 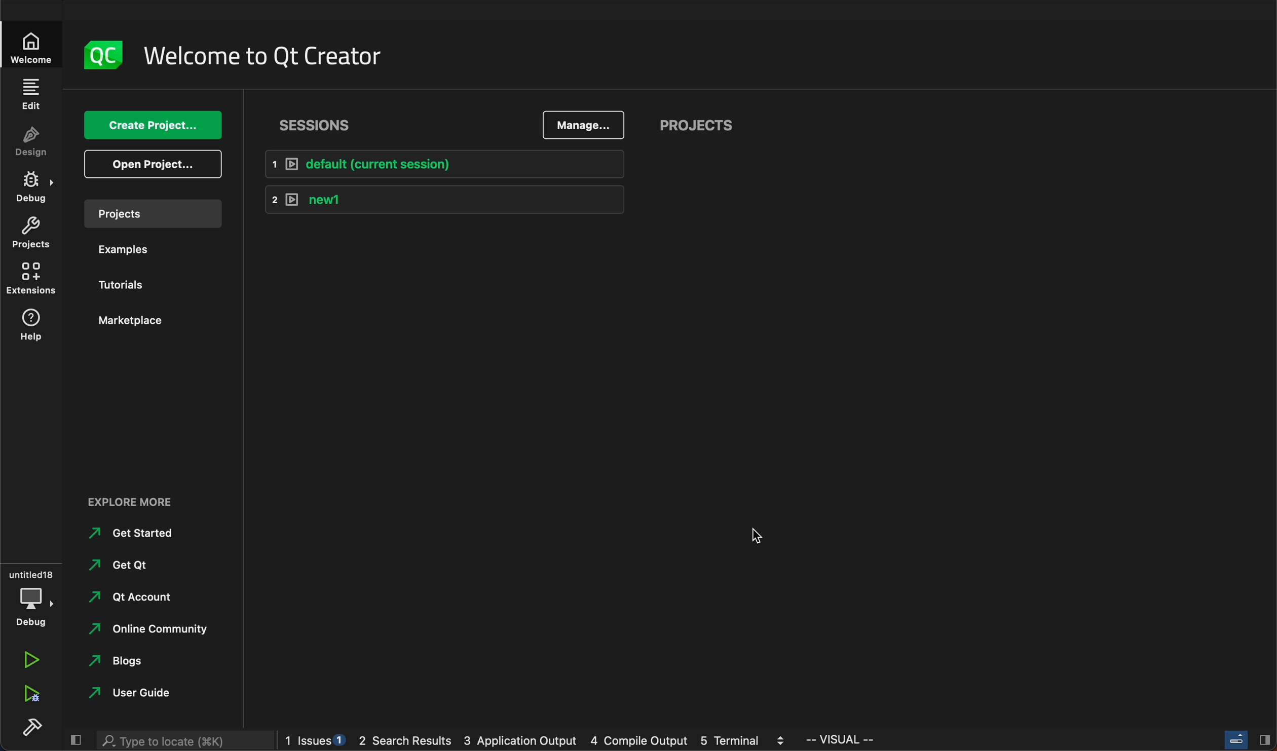 I want to click on create , so click(x=155, y=126).